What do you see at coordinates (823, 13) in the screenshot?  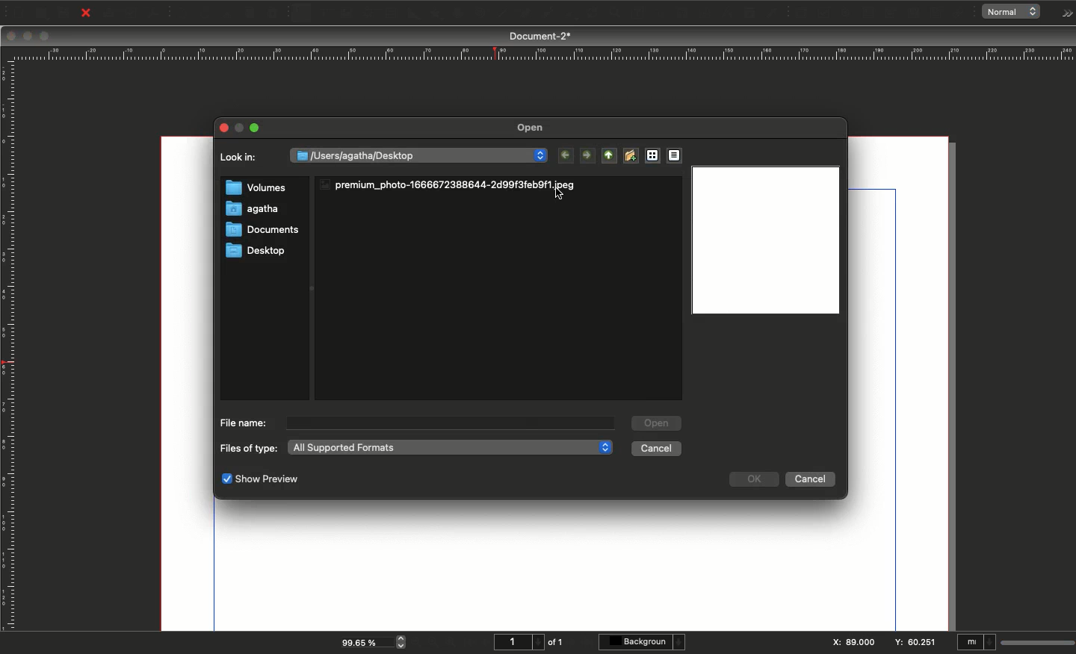 I see `PDF check box` at bounding box center [823, 13].